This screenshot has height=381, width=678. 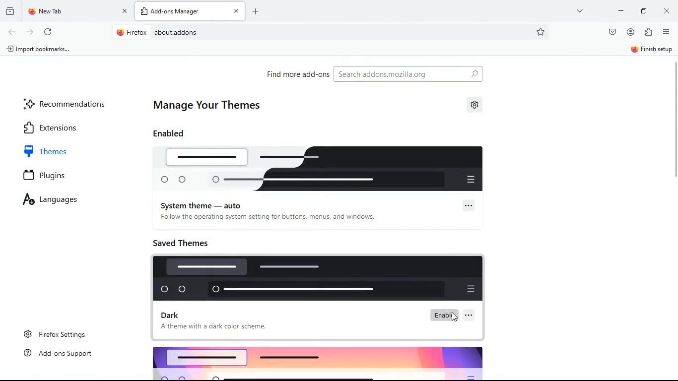 What do you see at coordinates (473, 317) in the screenshot?
I see `more` at bounding box center [473, 317].